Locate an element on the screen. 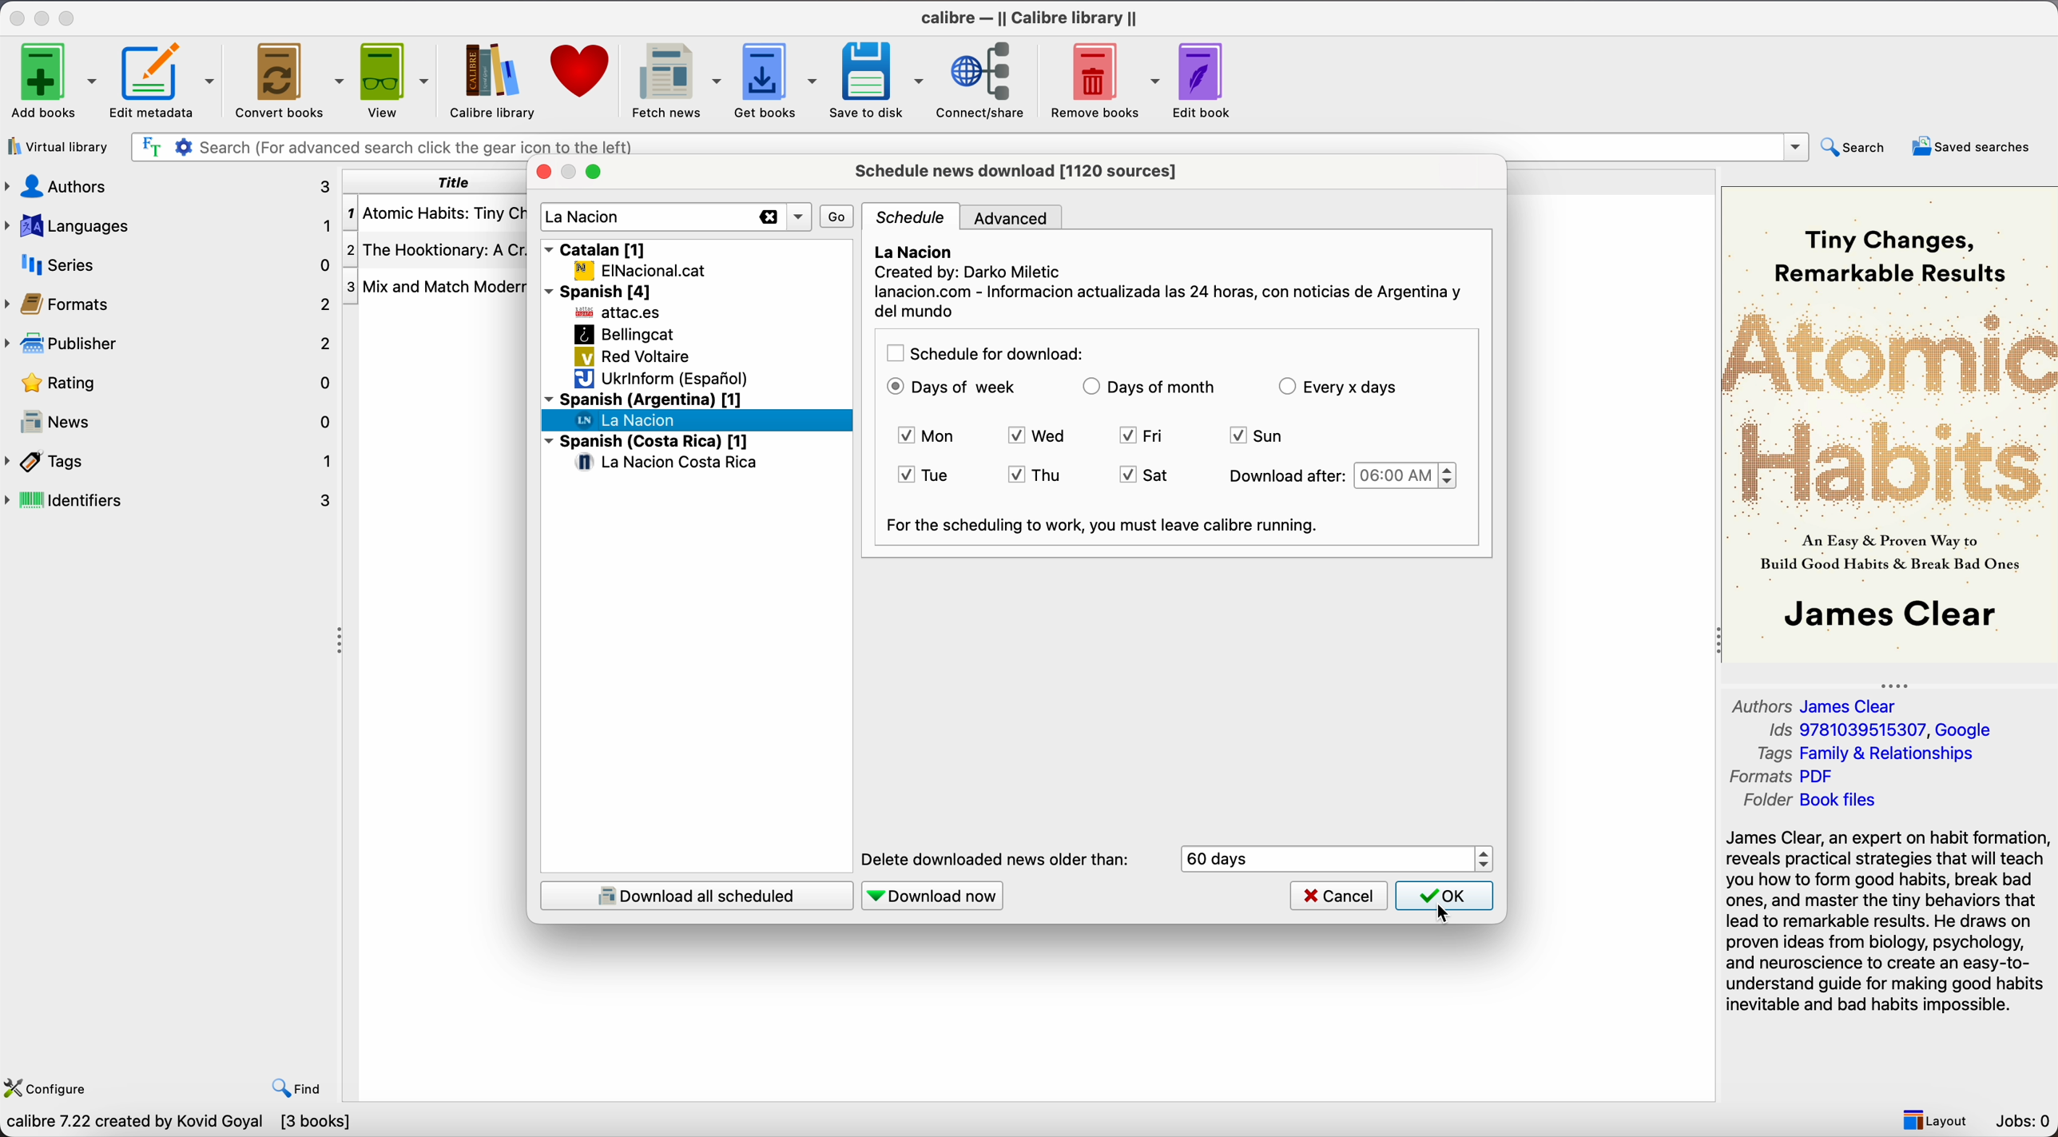 Image resolution: width=2058 pixels, height=1137 pixels. thu is located at coordinates (1034, 475).